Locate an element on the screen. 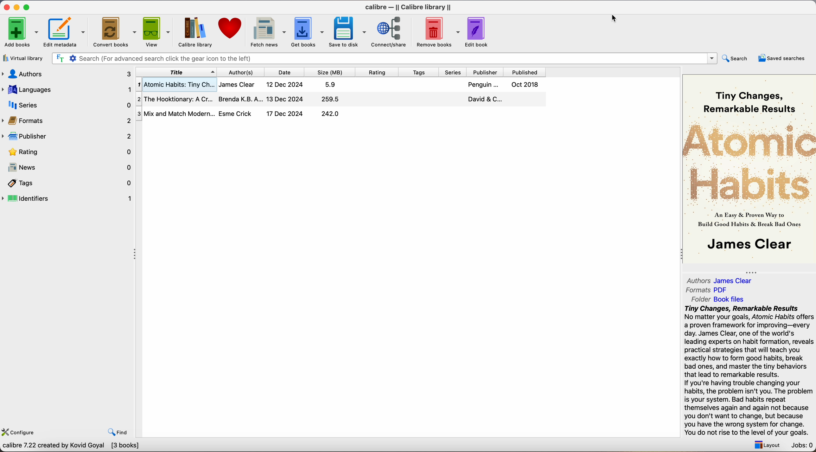 The height and width of the screenshot is (452, 816). Jobs: 0 is located at coordinates (803, 446).